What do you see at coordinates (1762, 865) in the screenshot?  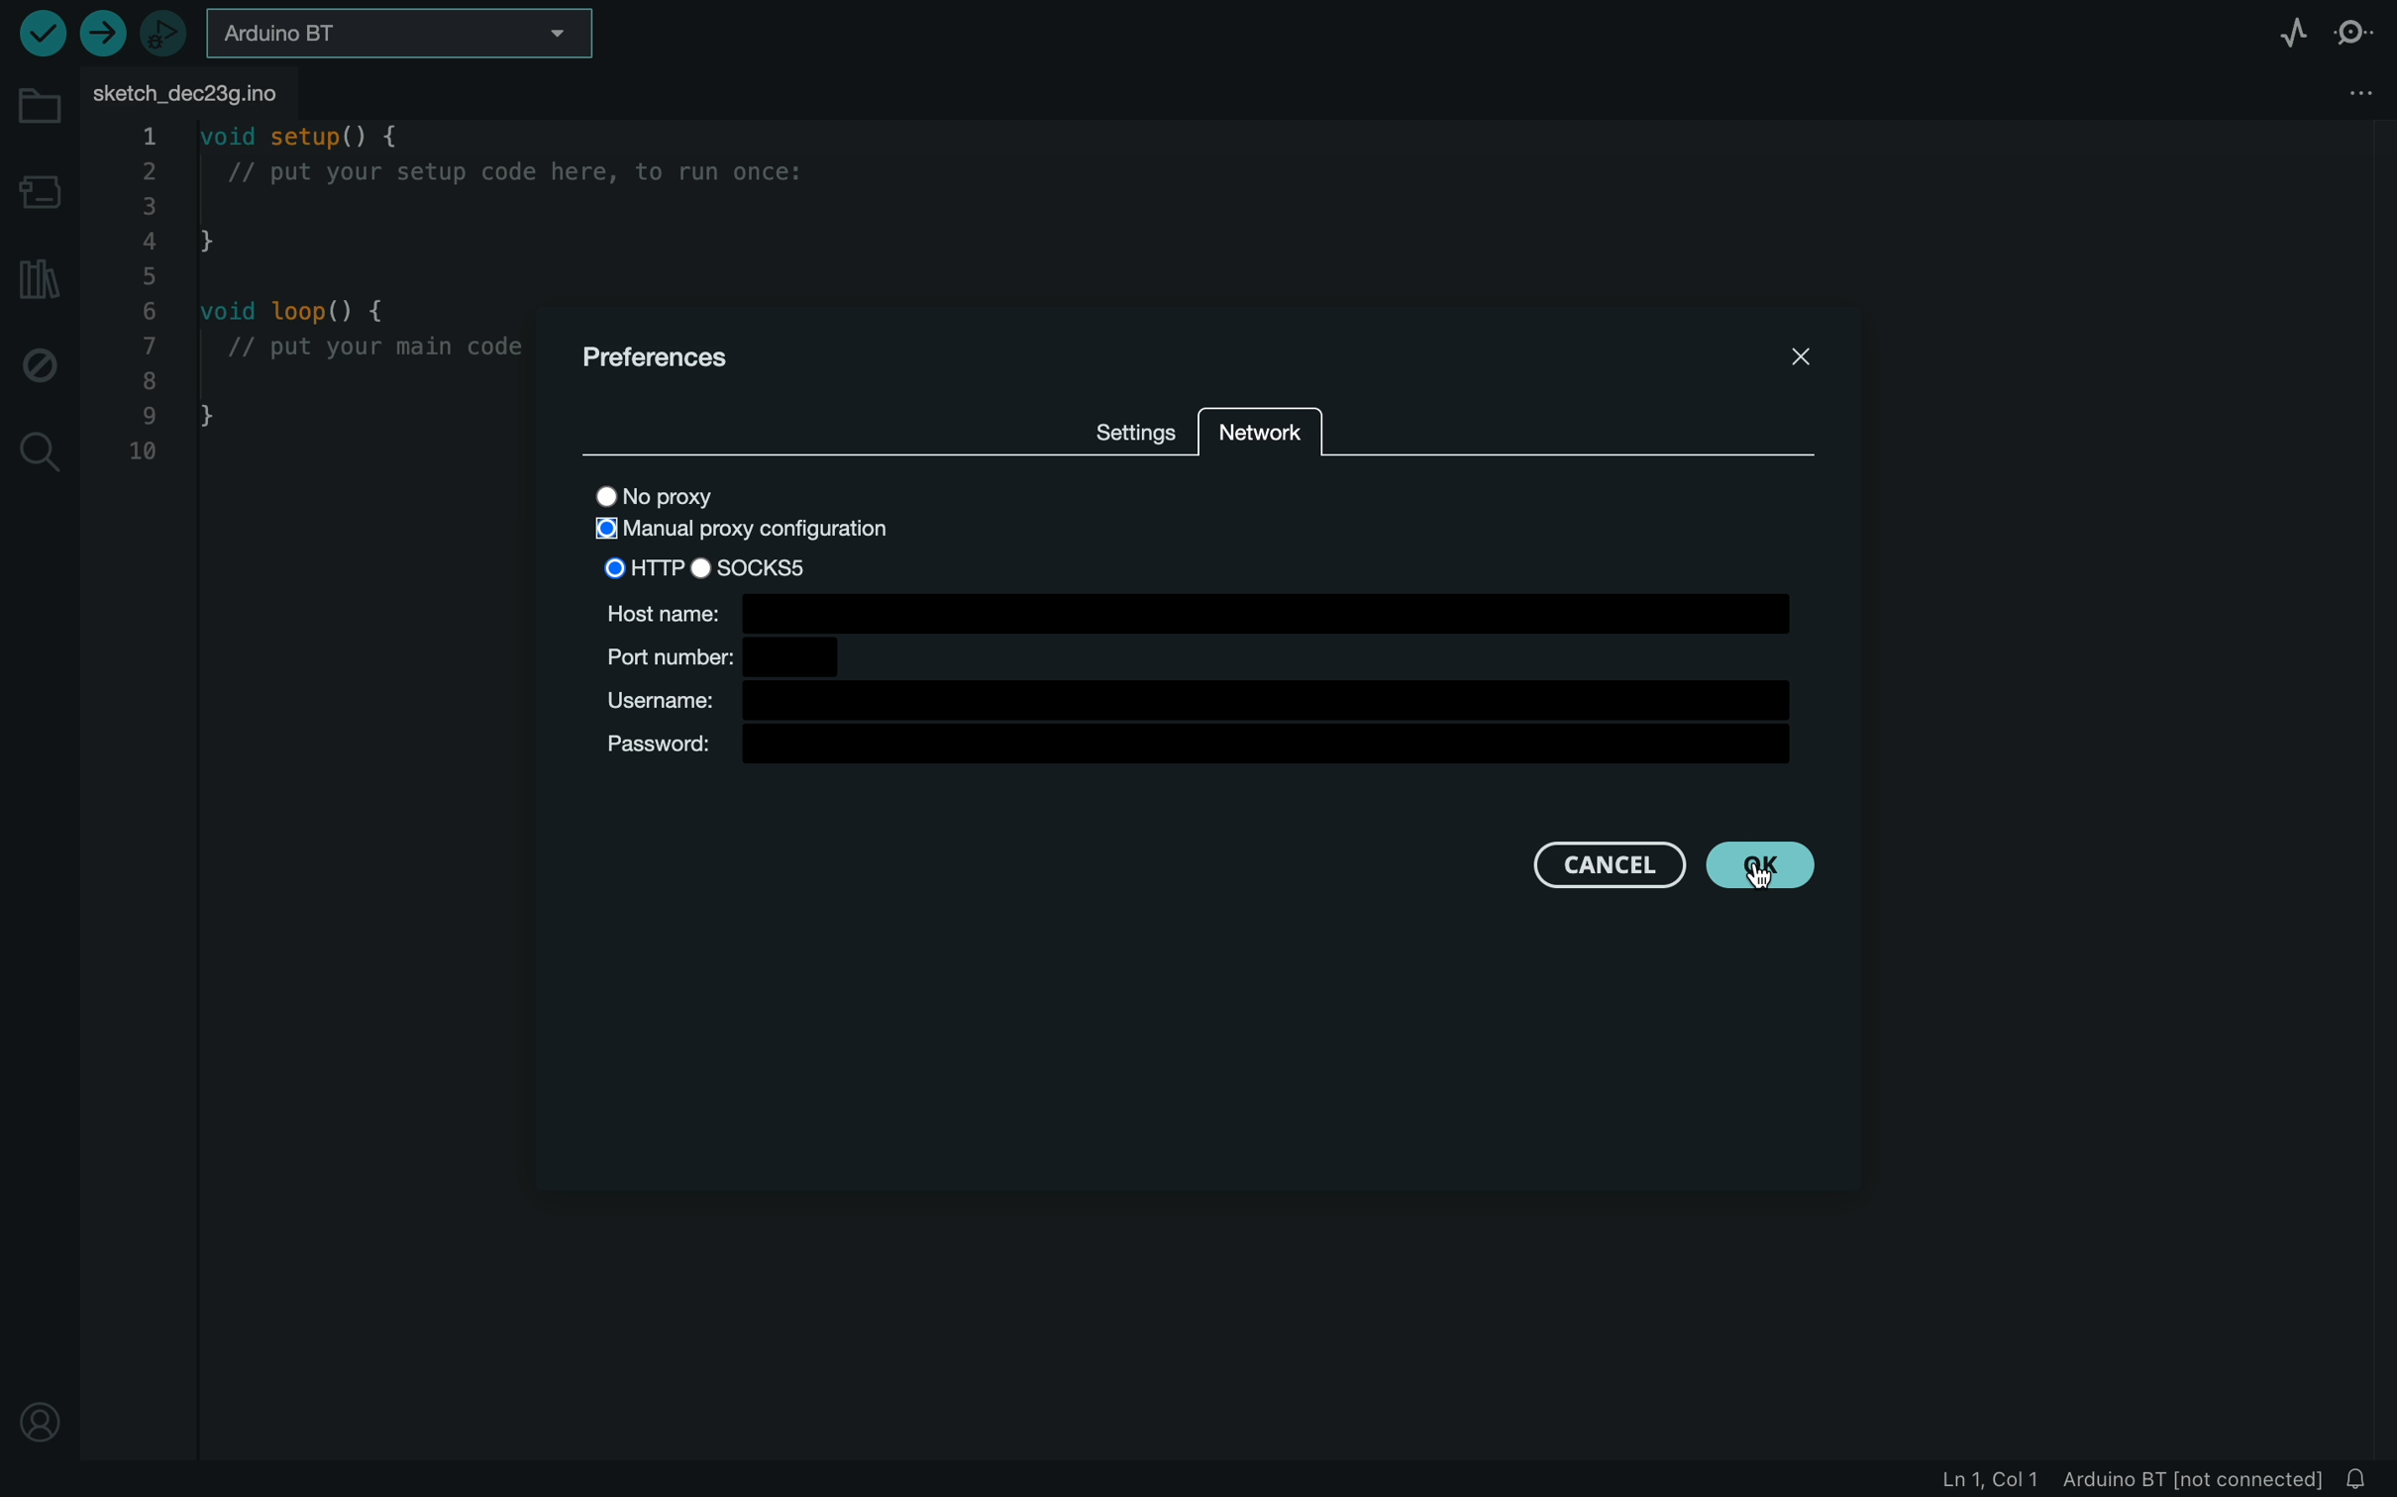 I see `CLICKED` at bounding box center [1762, 865].